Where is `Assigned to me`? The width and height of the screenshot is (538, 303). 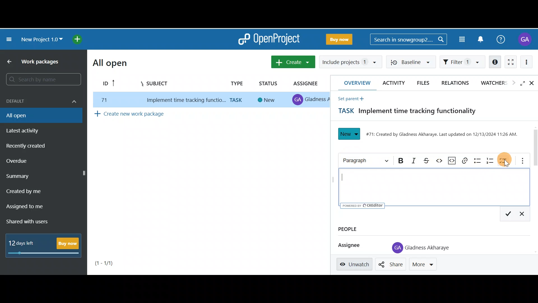
Assigned to me is located at coordinates (27, 206).